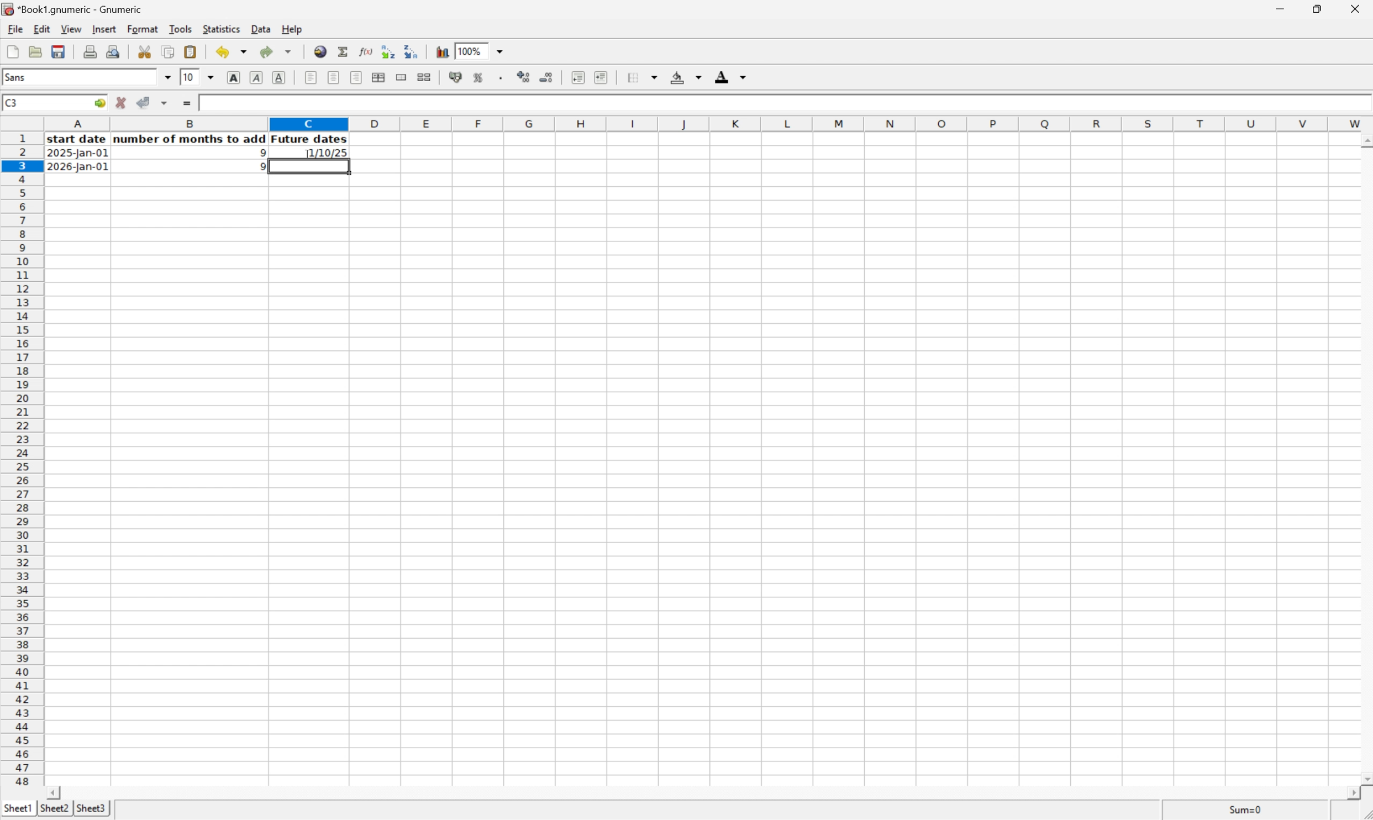 The image size is (1373, 820). I want to click on Center Horizontally, so click(334, 77).